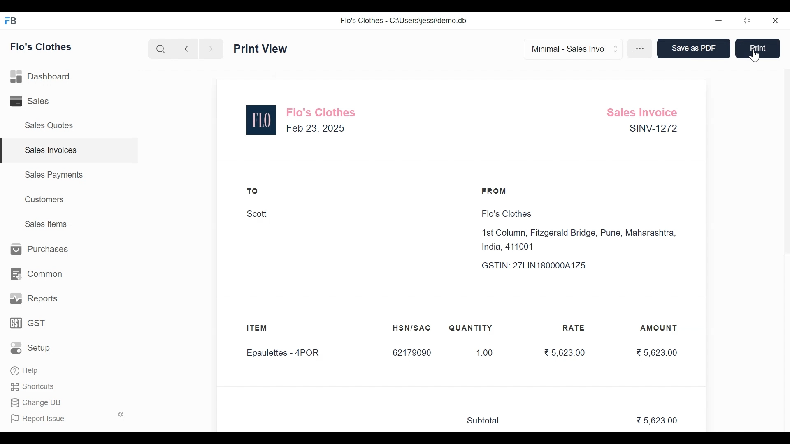 This screenshot has height=444, width=790. I want to click on Restore, so click(748, 21).